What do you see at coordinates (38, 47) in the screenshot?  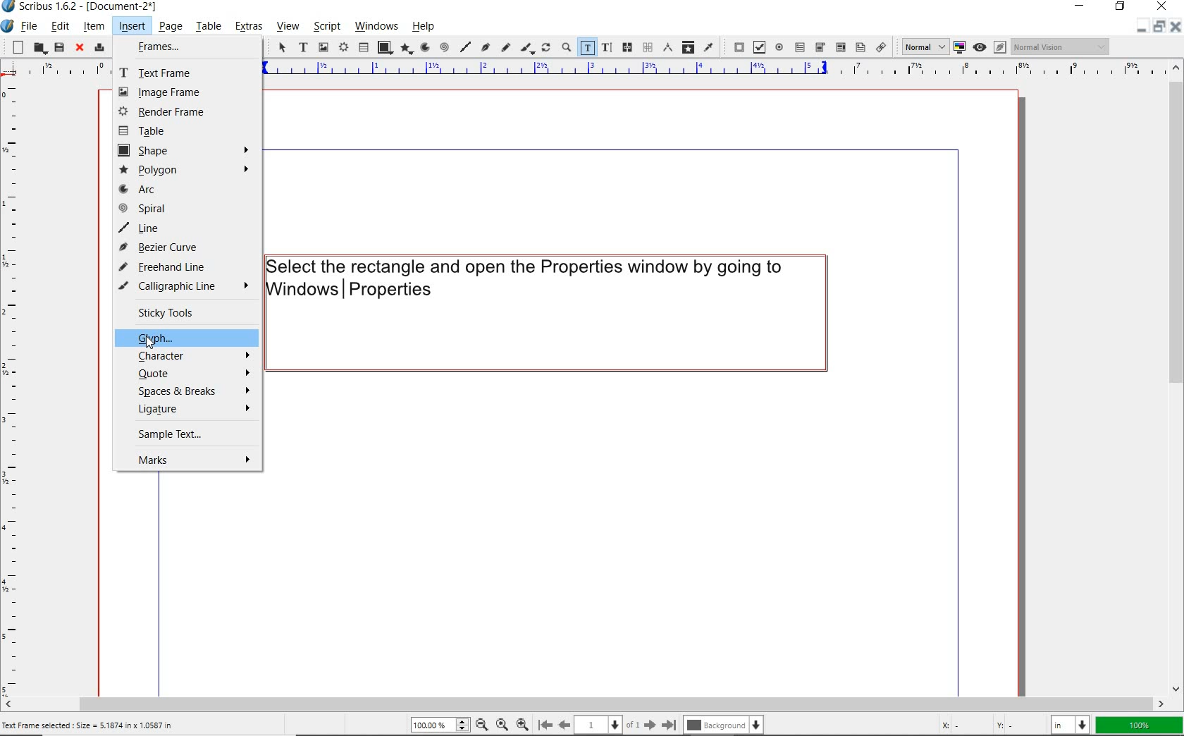 I see `open` at bounding box center [38, 47].